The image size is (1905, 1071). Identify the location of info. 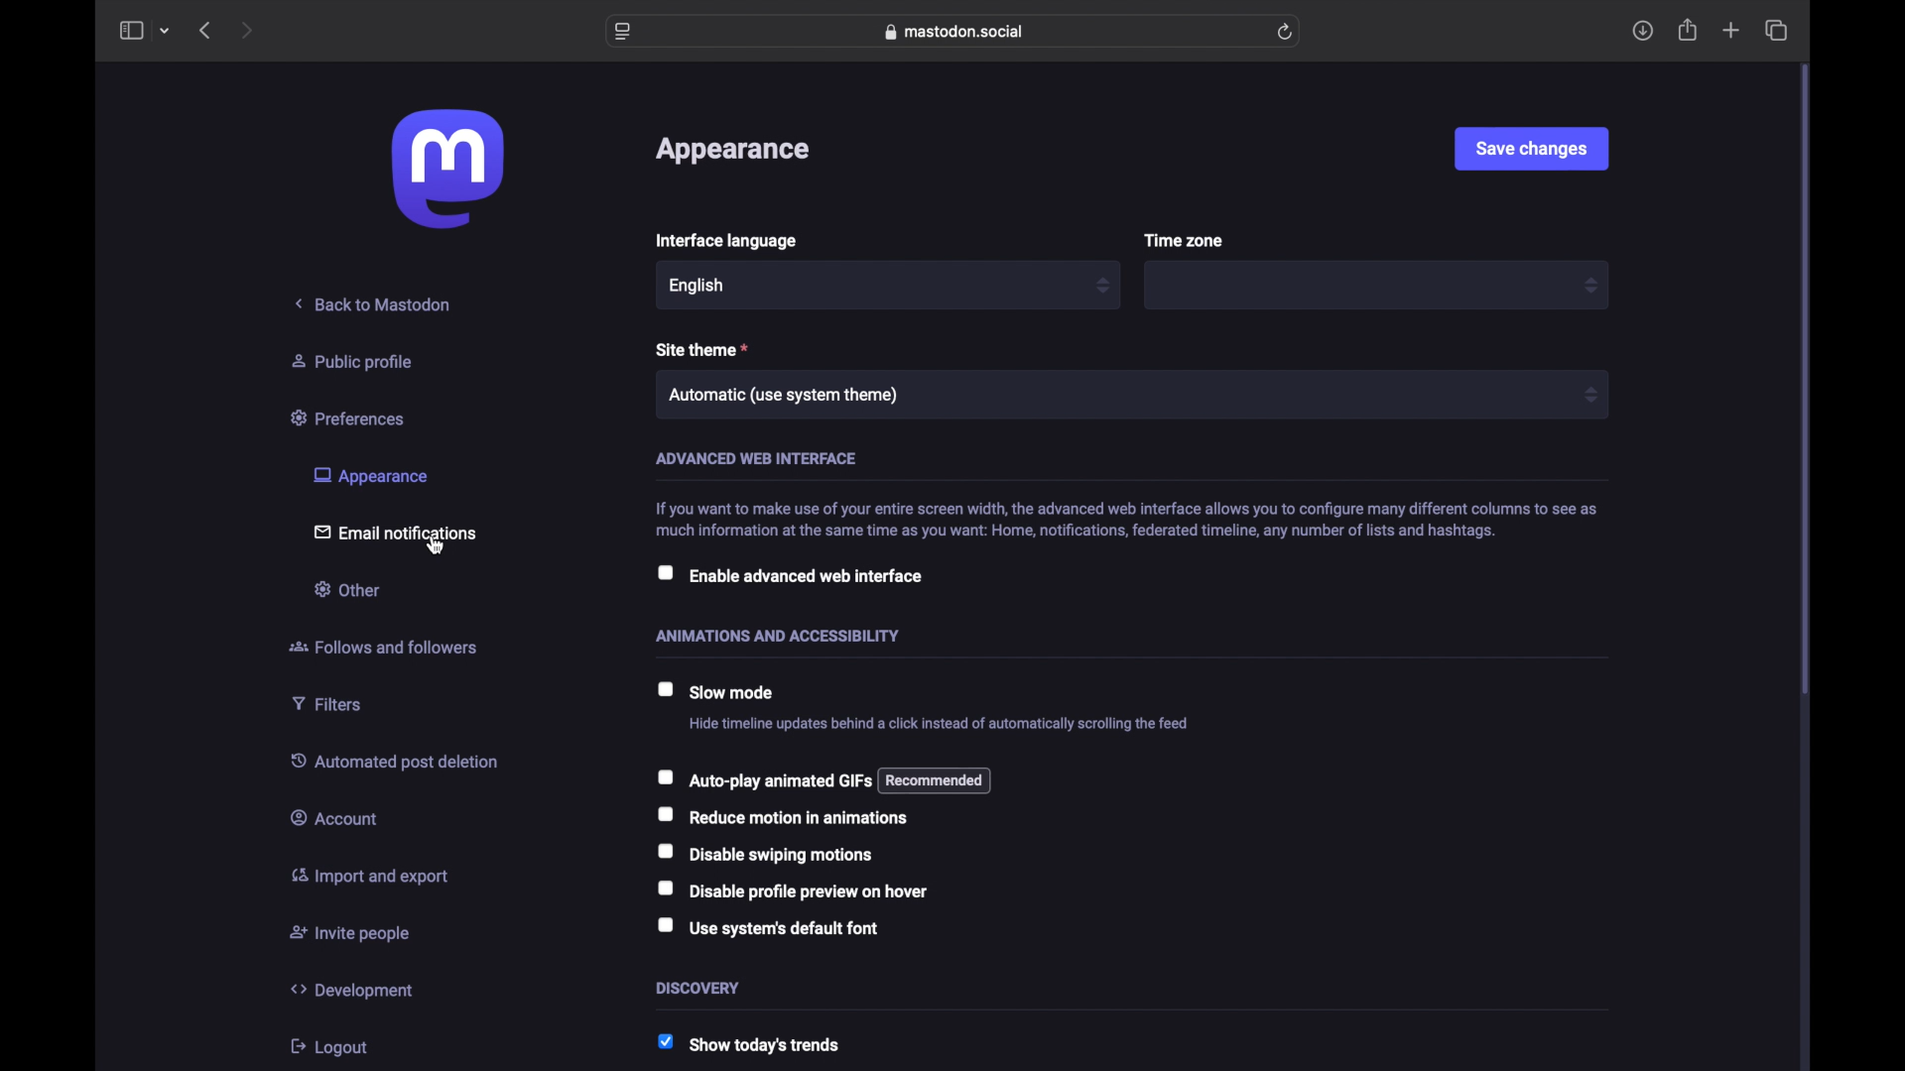
(939, 724).